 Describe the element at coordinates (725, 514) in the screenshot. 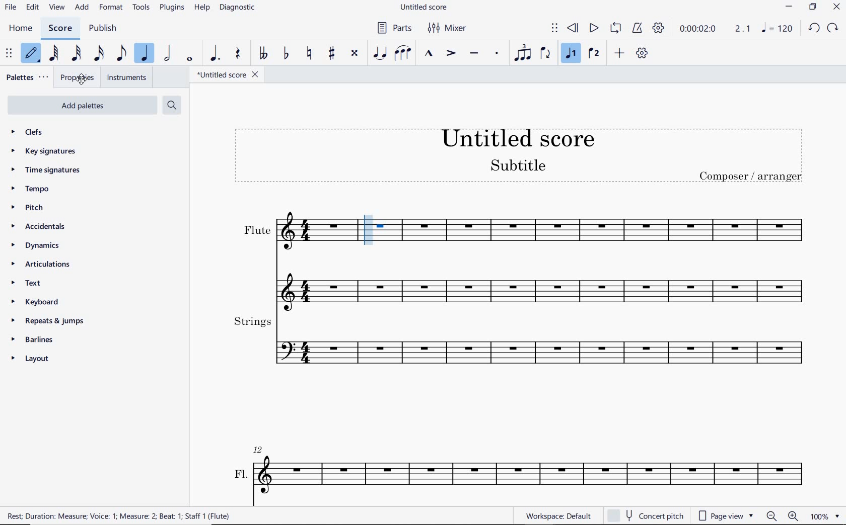

I see `page view` at that location.